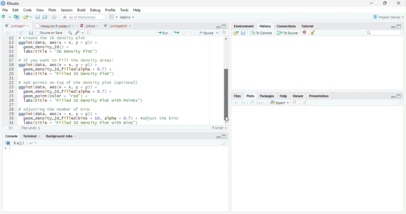 The image size is (406, 214). Describe the element at coordinates (184, 33) in the screenshot. I see `up` at that location.